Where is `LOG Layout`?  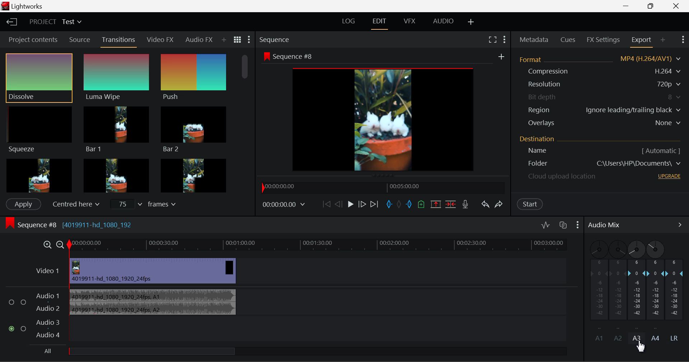
LOG Layout is located at coordinates (349, 21).